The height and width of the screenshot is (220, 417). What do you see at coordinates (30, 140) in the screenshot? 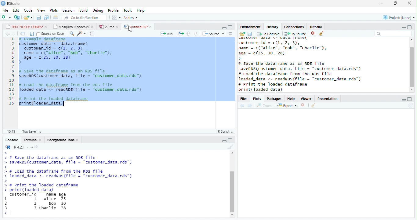
I see `Terminal` at bounding box center [30, 140].